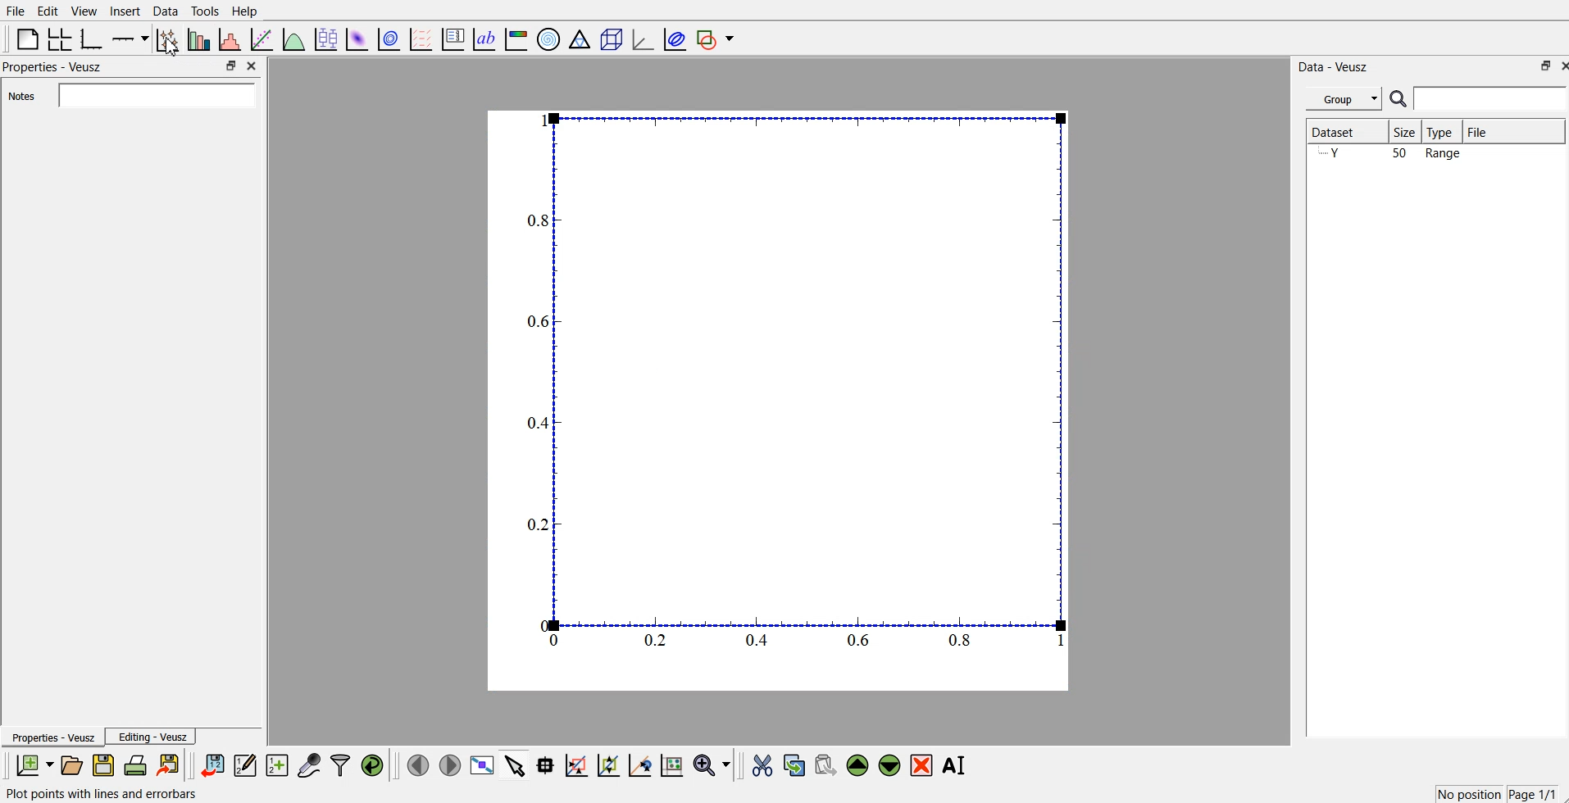 Image resolution: width=1569 pixels, height=803 pixels. What do you see at coordinates (246, 766) in the screenshot?
I see `edit and enter datapoints` at bounding box center [246, 766].